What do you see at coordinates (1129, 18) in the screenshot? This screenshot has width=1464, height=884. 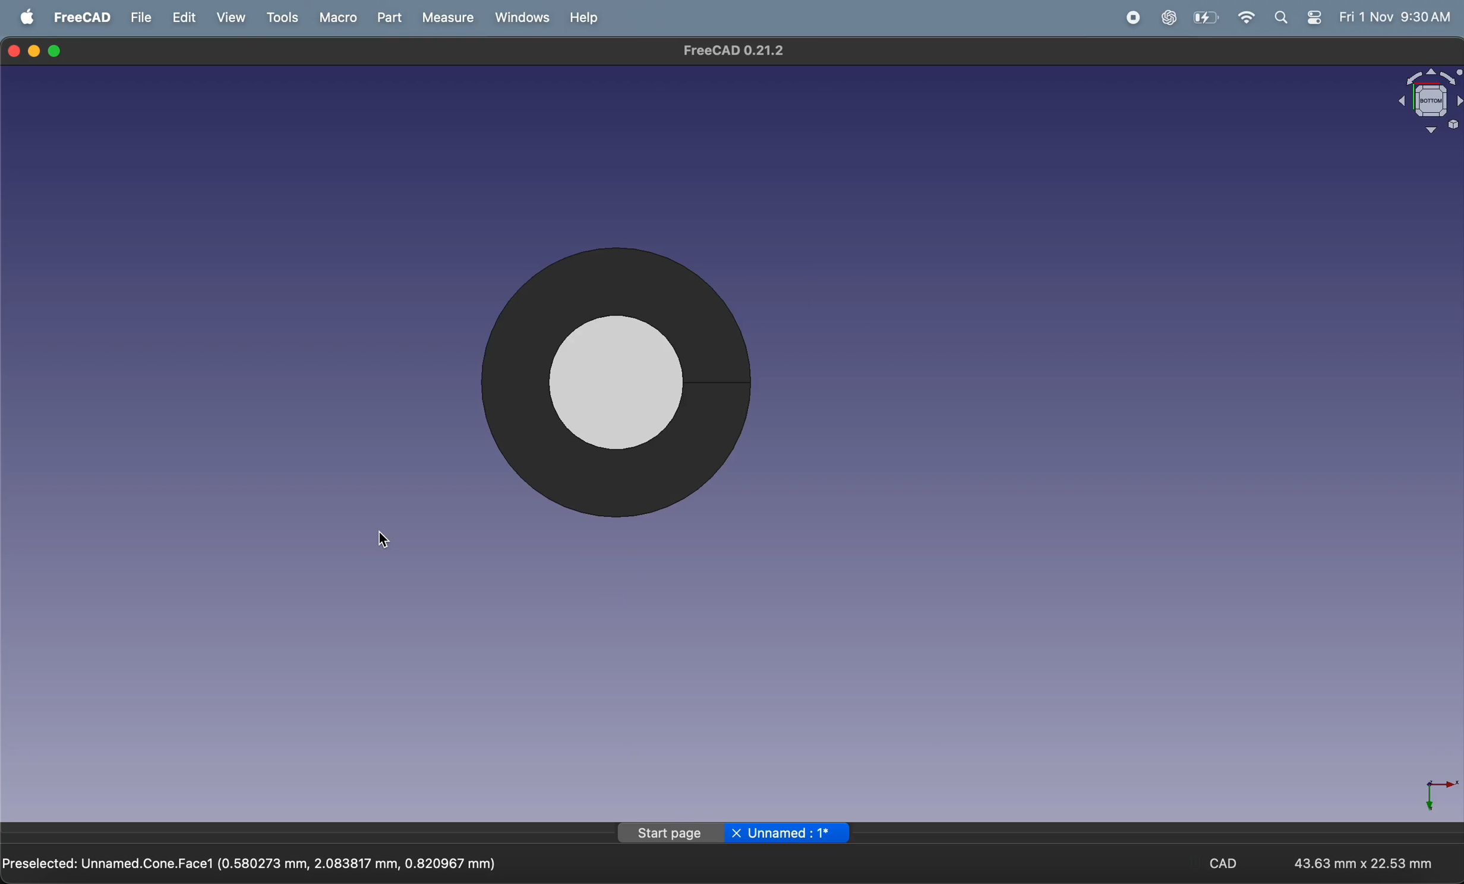 I see `record` at bounding box center [1129, 18].